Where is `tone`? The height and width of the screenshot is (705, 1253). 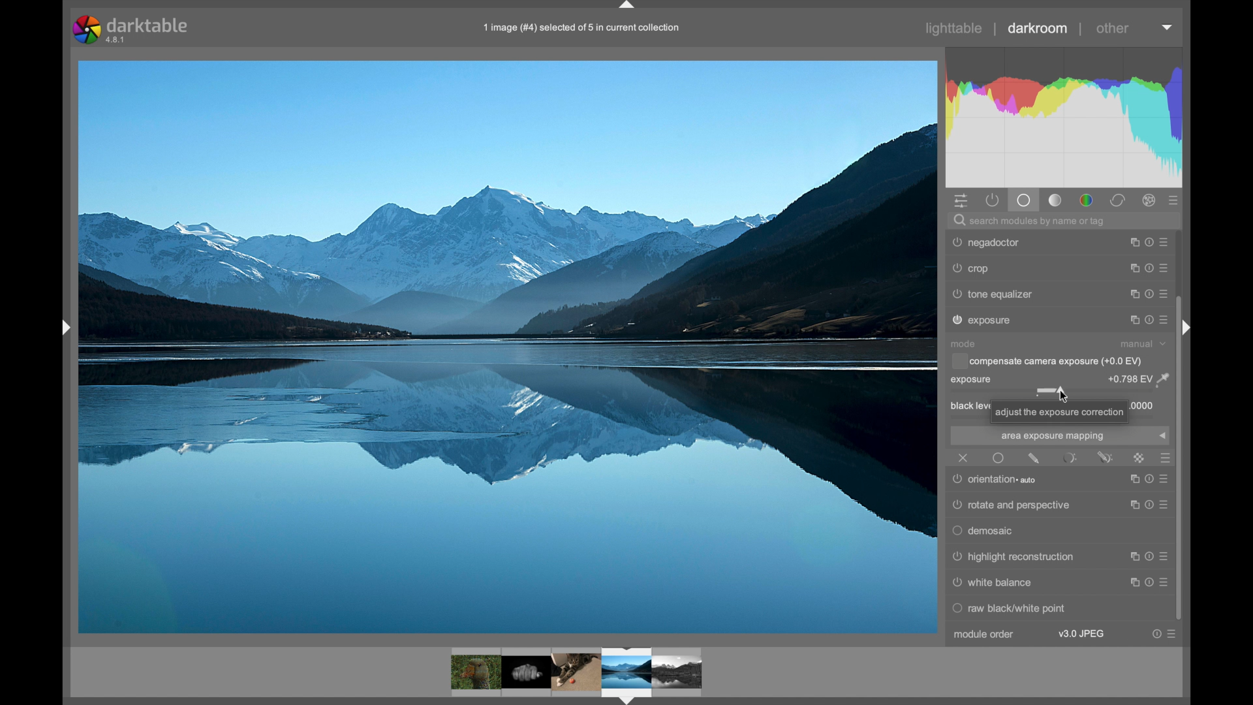 tone is located at coordinates (1056, 200).